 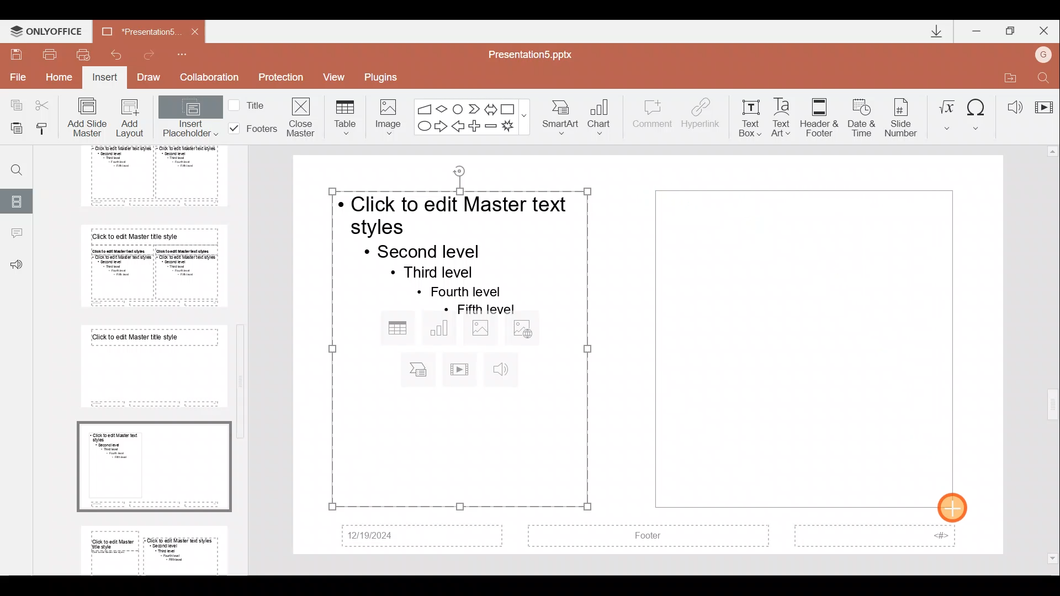 I want to click on Chevron, so click(x=473, y=108).